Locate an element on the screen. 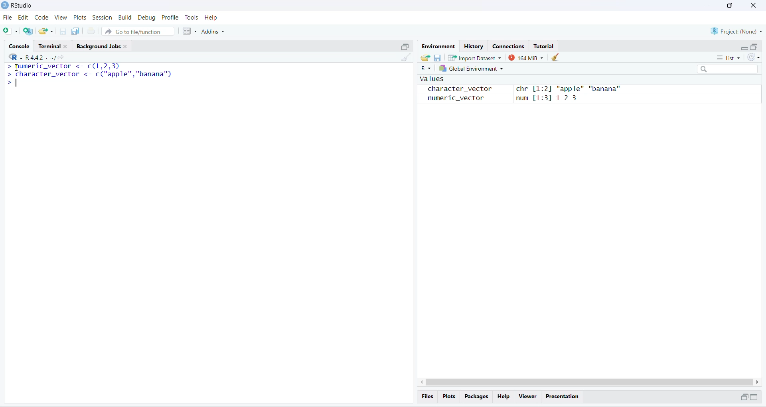  Environment. is located at coordinates (438, 46).